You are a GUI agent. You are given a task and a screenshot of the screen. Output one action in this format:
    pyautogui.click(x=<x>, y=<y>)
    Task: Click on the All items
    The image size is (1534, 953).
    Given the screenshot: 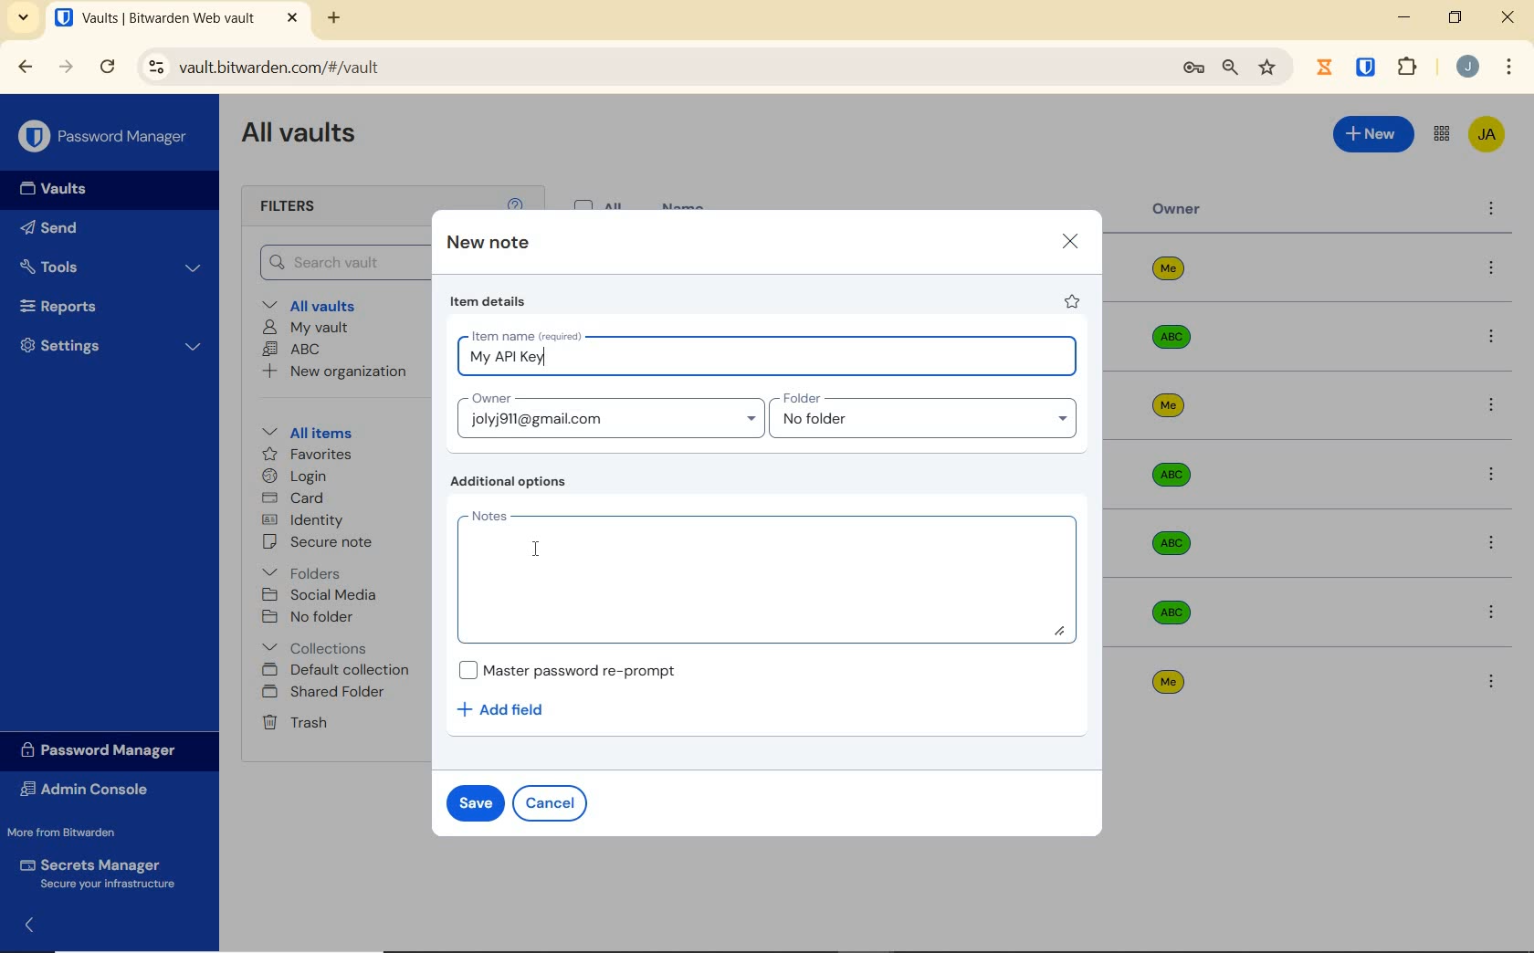 What is the action you would take?
    pyautogui.click(x=320, y=433)
    